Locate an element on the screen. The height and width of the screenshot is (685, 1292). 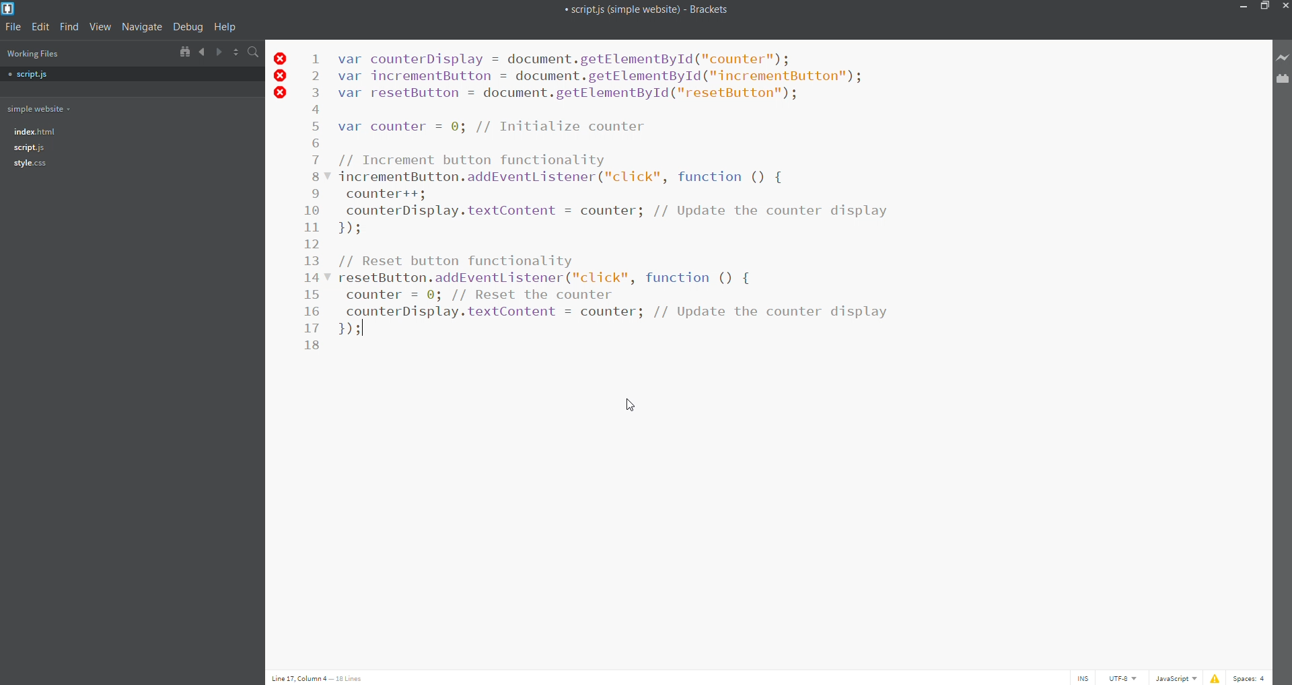
style.css is located at coordinates (31, 165).